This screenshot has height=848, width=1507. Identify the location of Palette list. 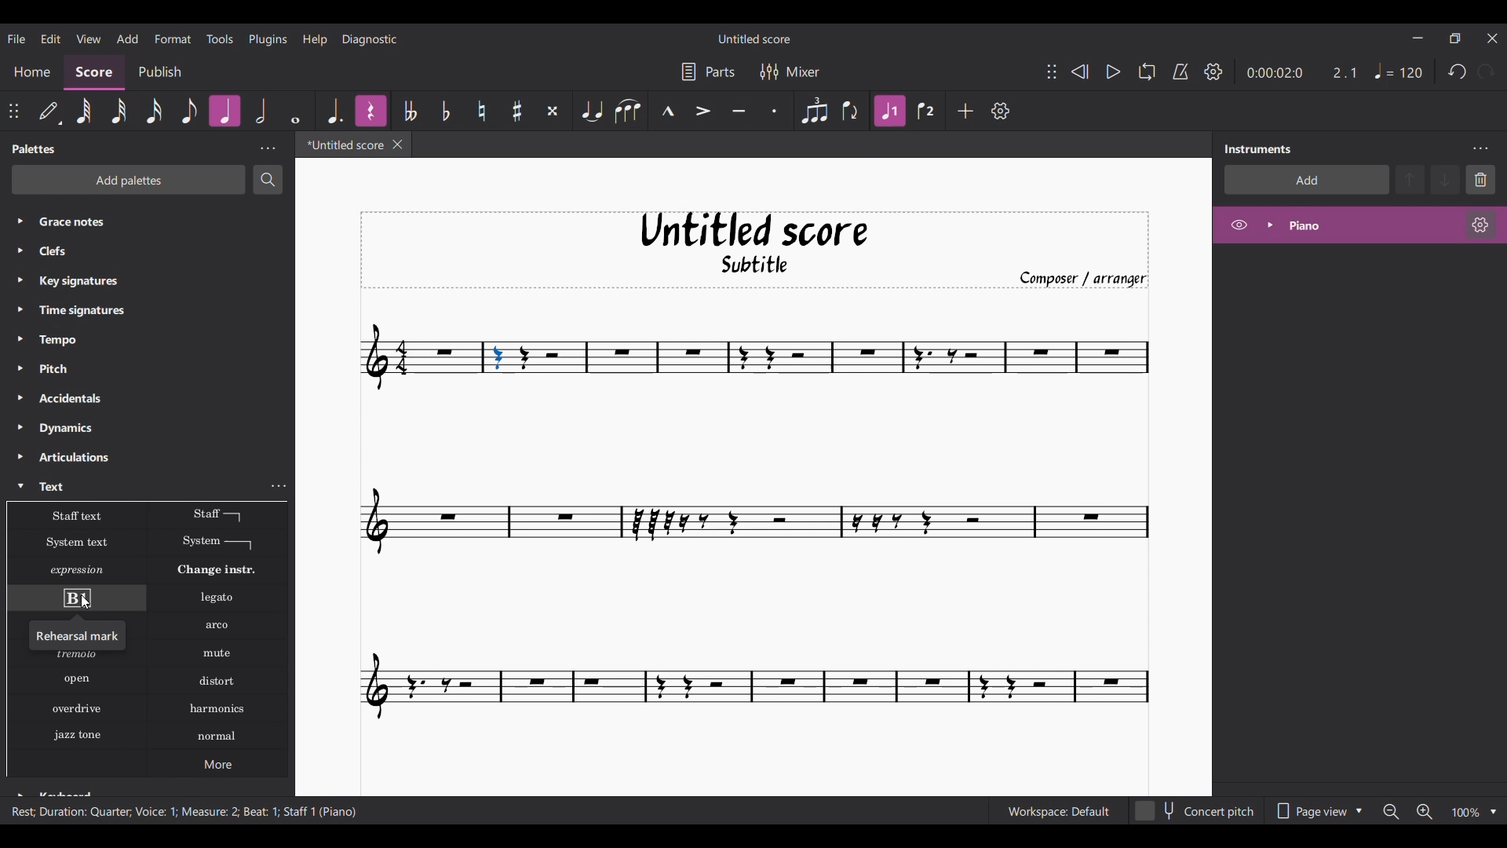
(144, 356).